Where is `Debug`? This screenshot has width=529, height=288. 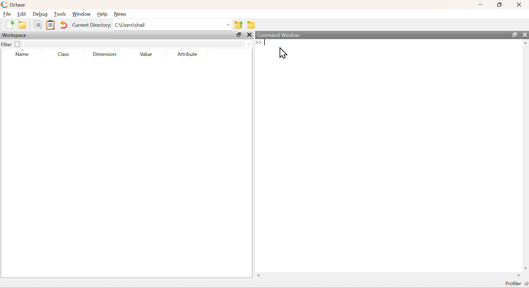
Debug is located at coordinates (41, 15).